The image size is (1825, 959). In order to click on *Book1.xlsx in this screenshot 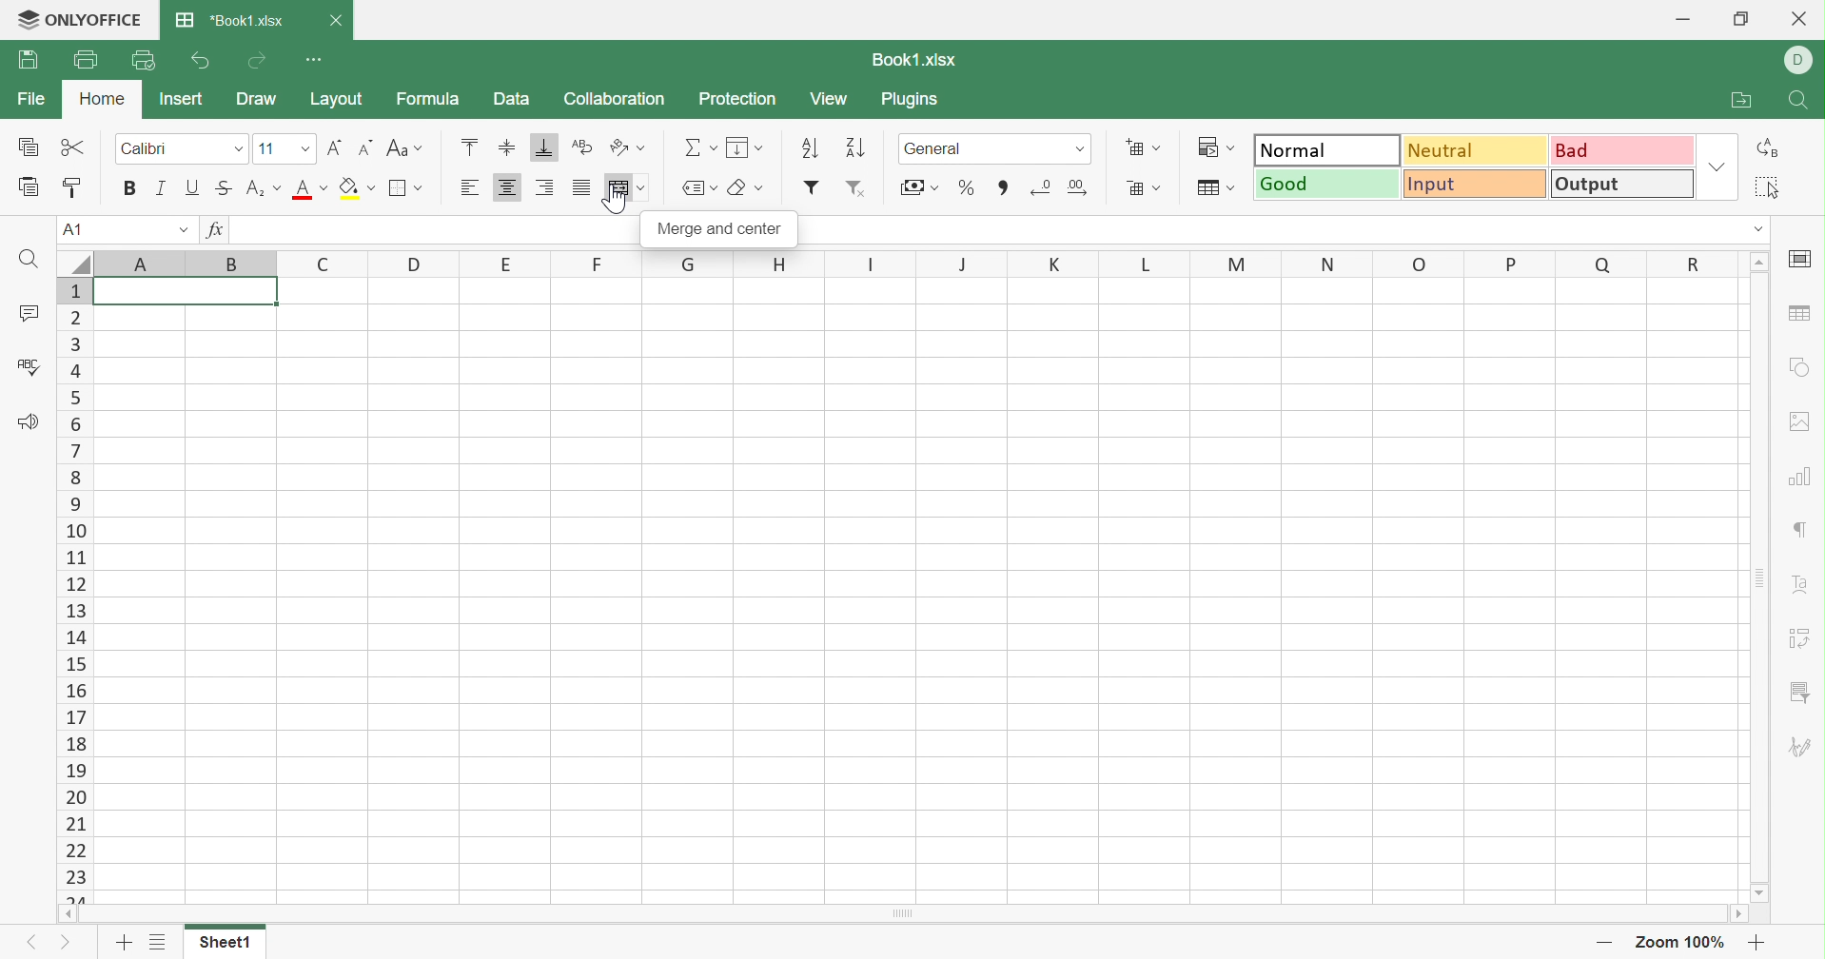, I will do `click(230, 20)`.